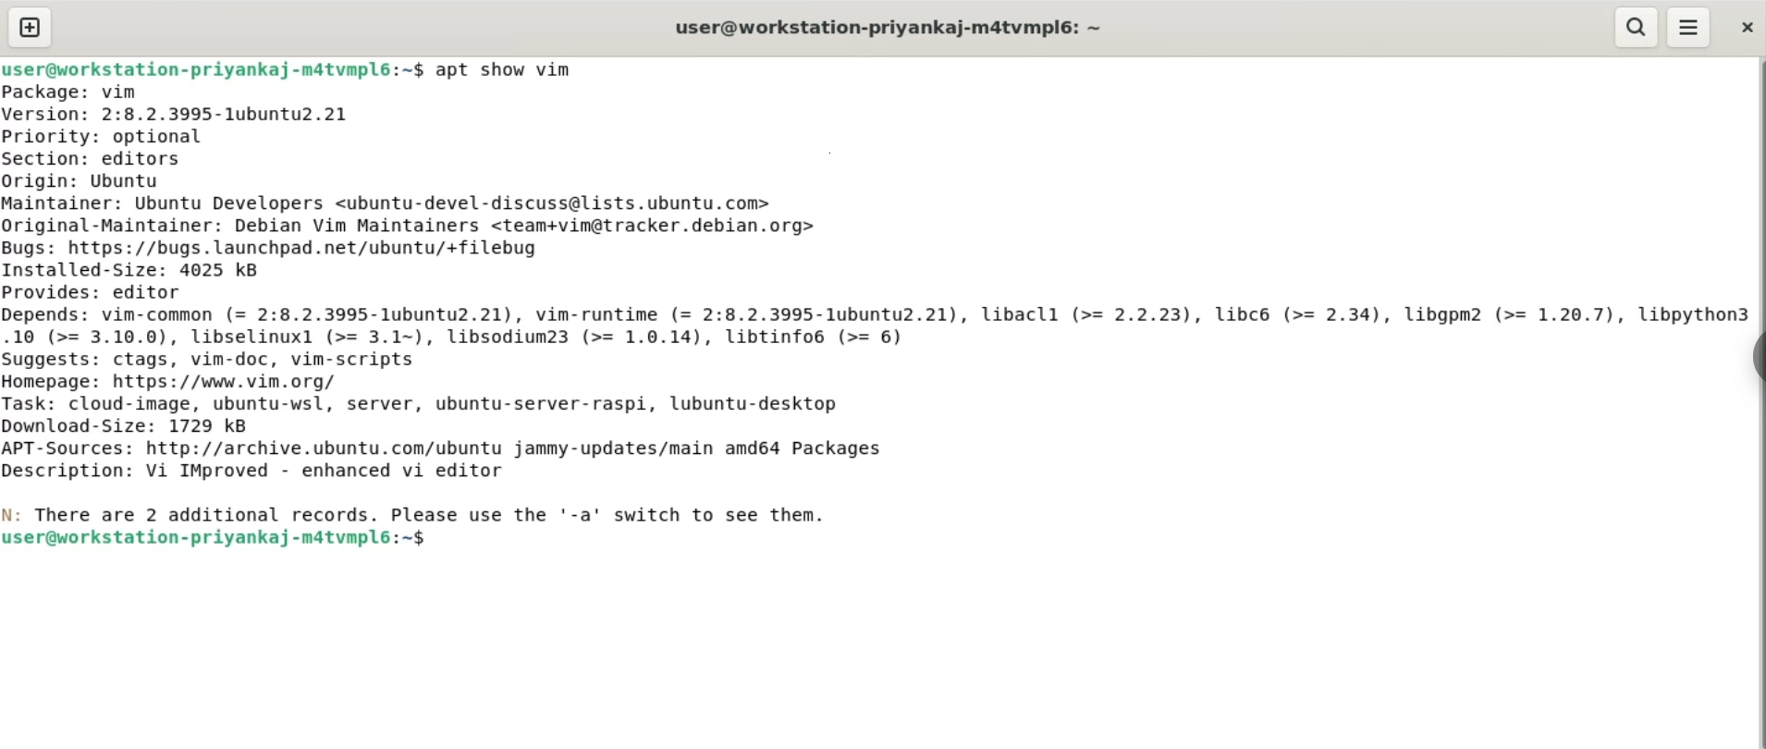  I want to click on apt show vim, so click(505, 70).